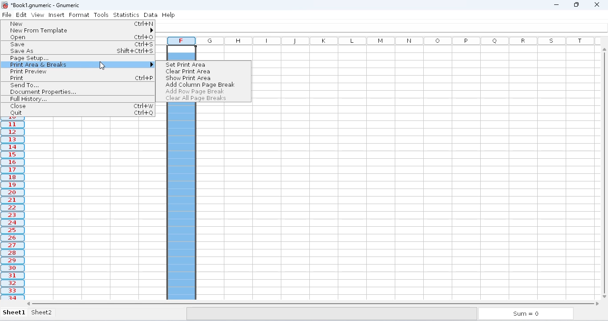  Describe the element at coordinates (196, 99) in the screenshot. I see `clear all page breaks` at that location.